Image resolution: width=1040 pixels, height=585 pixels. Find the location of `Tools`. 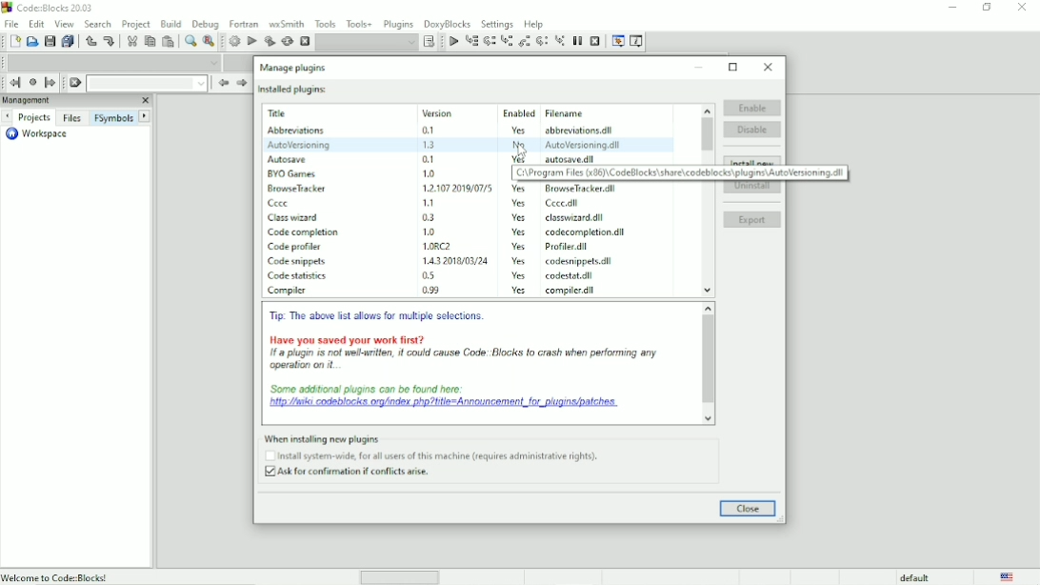

Tools is located at coordinates (324, 23).